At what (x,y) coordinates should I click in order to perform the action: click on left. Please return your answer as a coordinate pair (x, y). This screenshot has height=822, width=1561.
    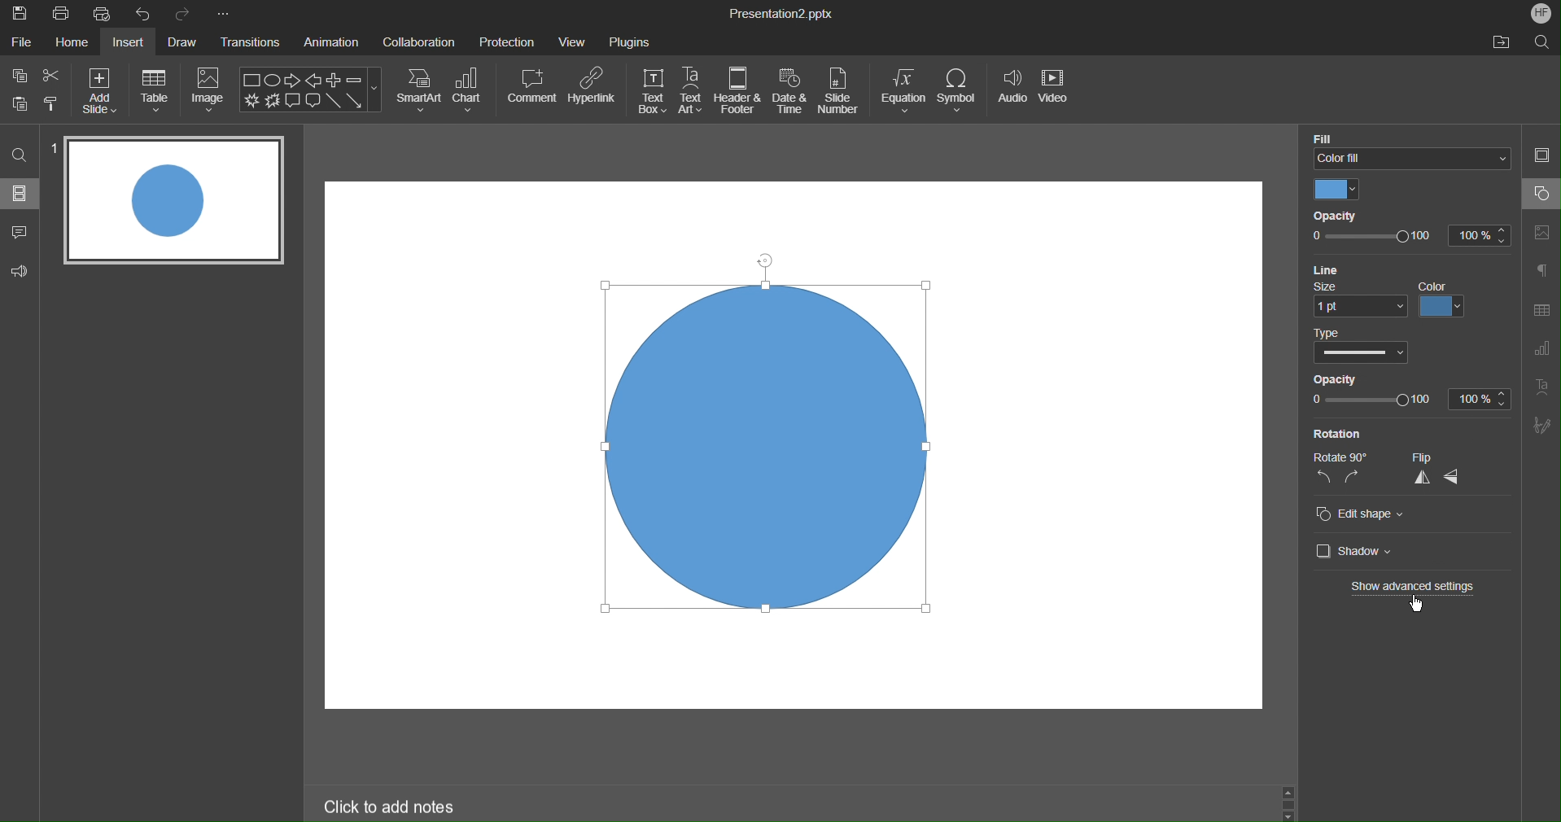
    Looking at the image, I should click on (1323, 479).